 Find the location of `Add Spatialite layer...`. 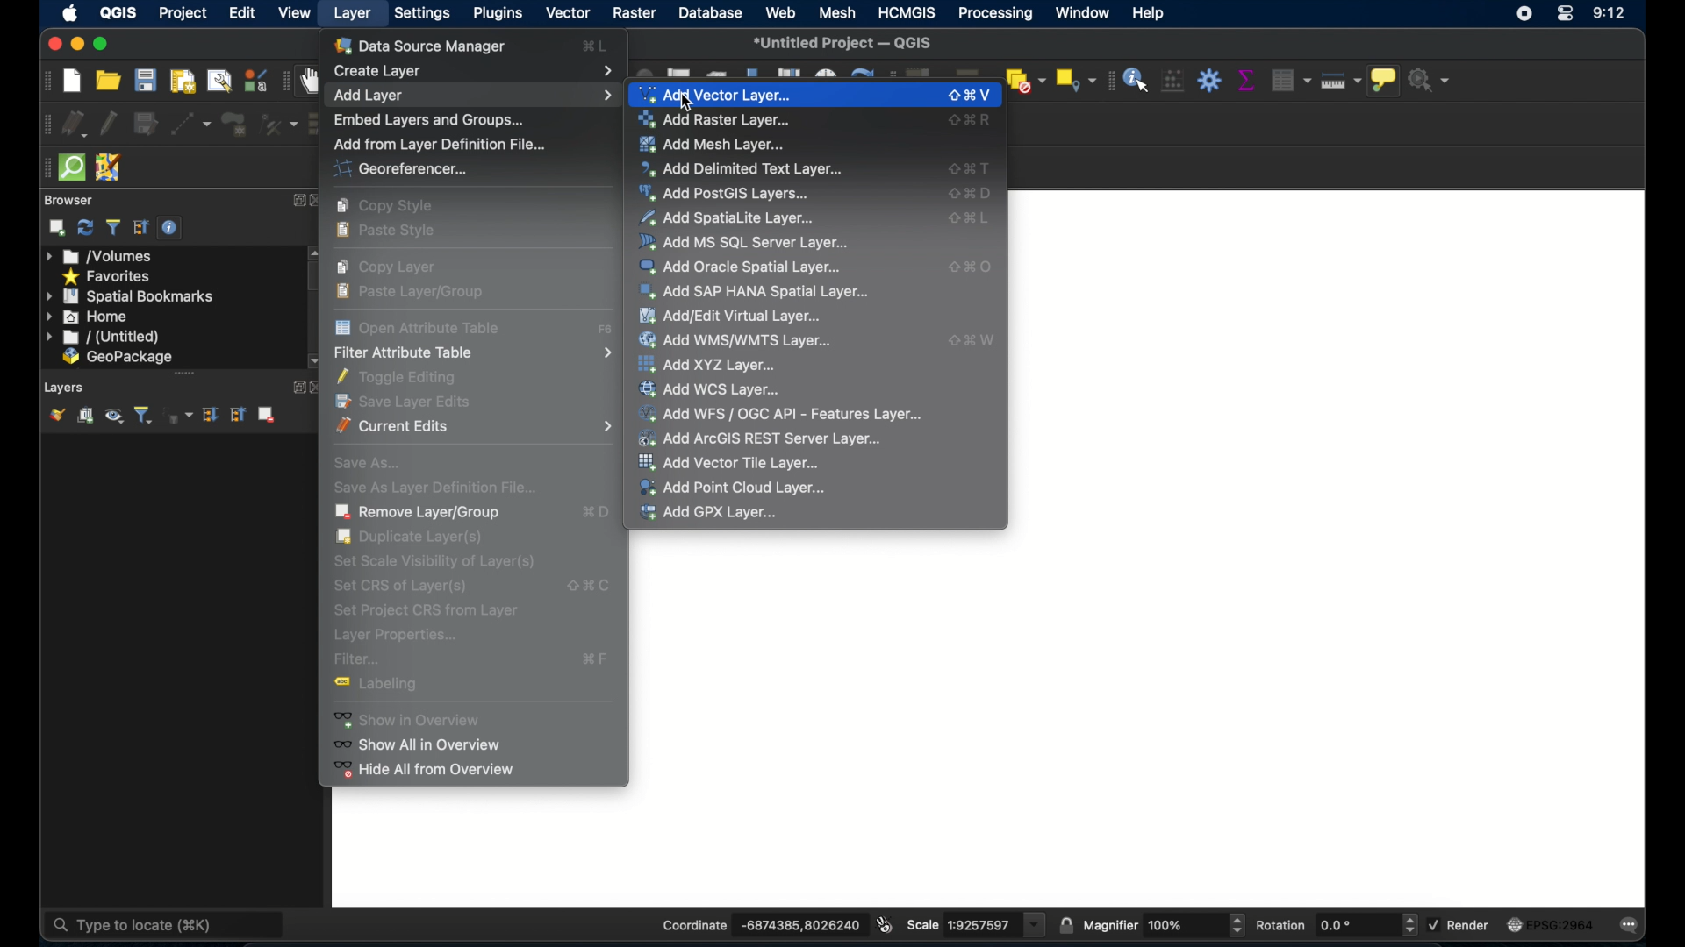

Add Spatialite layer... is located at coordinates (817, 217).